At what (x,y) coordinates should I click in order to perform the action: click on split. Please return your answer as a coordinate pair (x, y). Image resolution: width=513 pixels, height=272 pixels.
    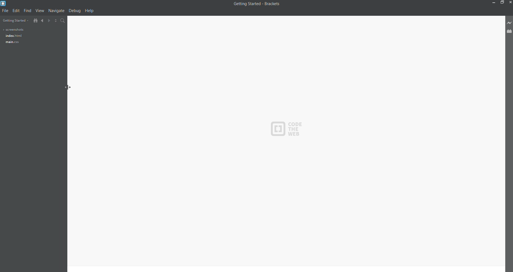
    Looking at the image, I should click on (54, 21).